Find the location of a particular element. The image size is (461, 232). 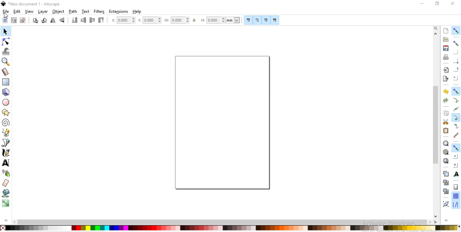

create circles, arcs and ellipses is located at coordinates (6, 103).